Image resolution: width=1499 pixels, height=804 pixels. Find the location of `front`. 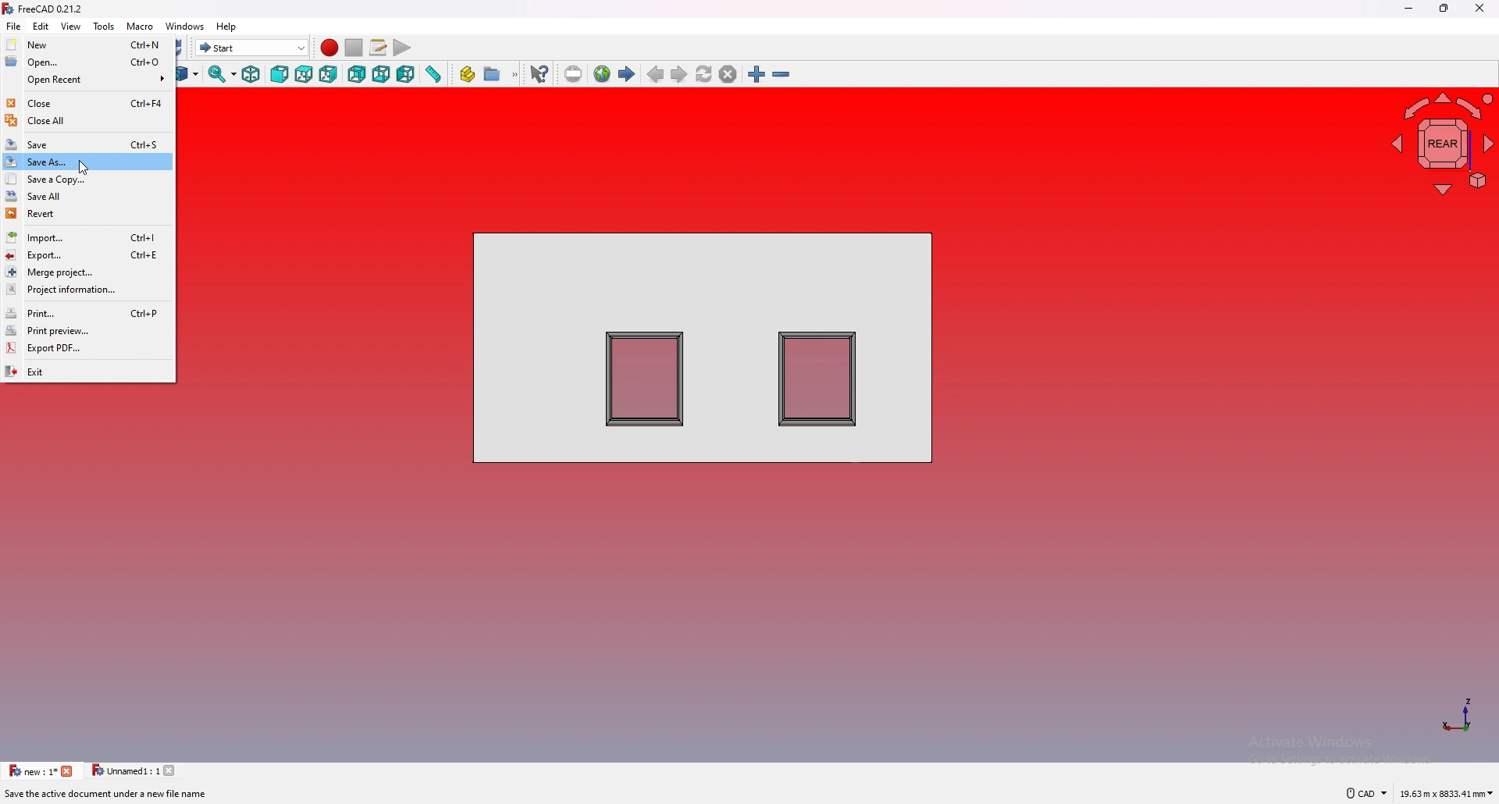

front is located at coordinates (280, 75).